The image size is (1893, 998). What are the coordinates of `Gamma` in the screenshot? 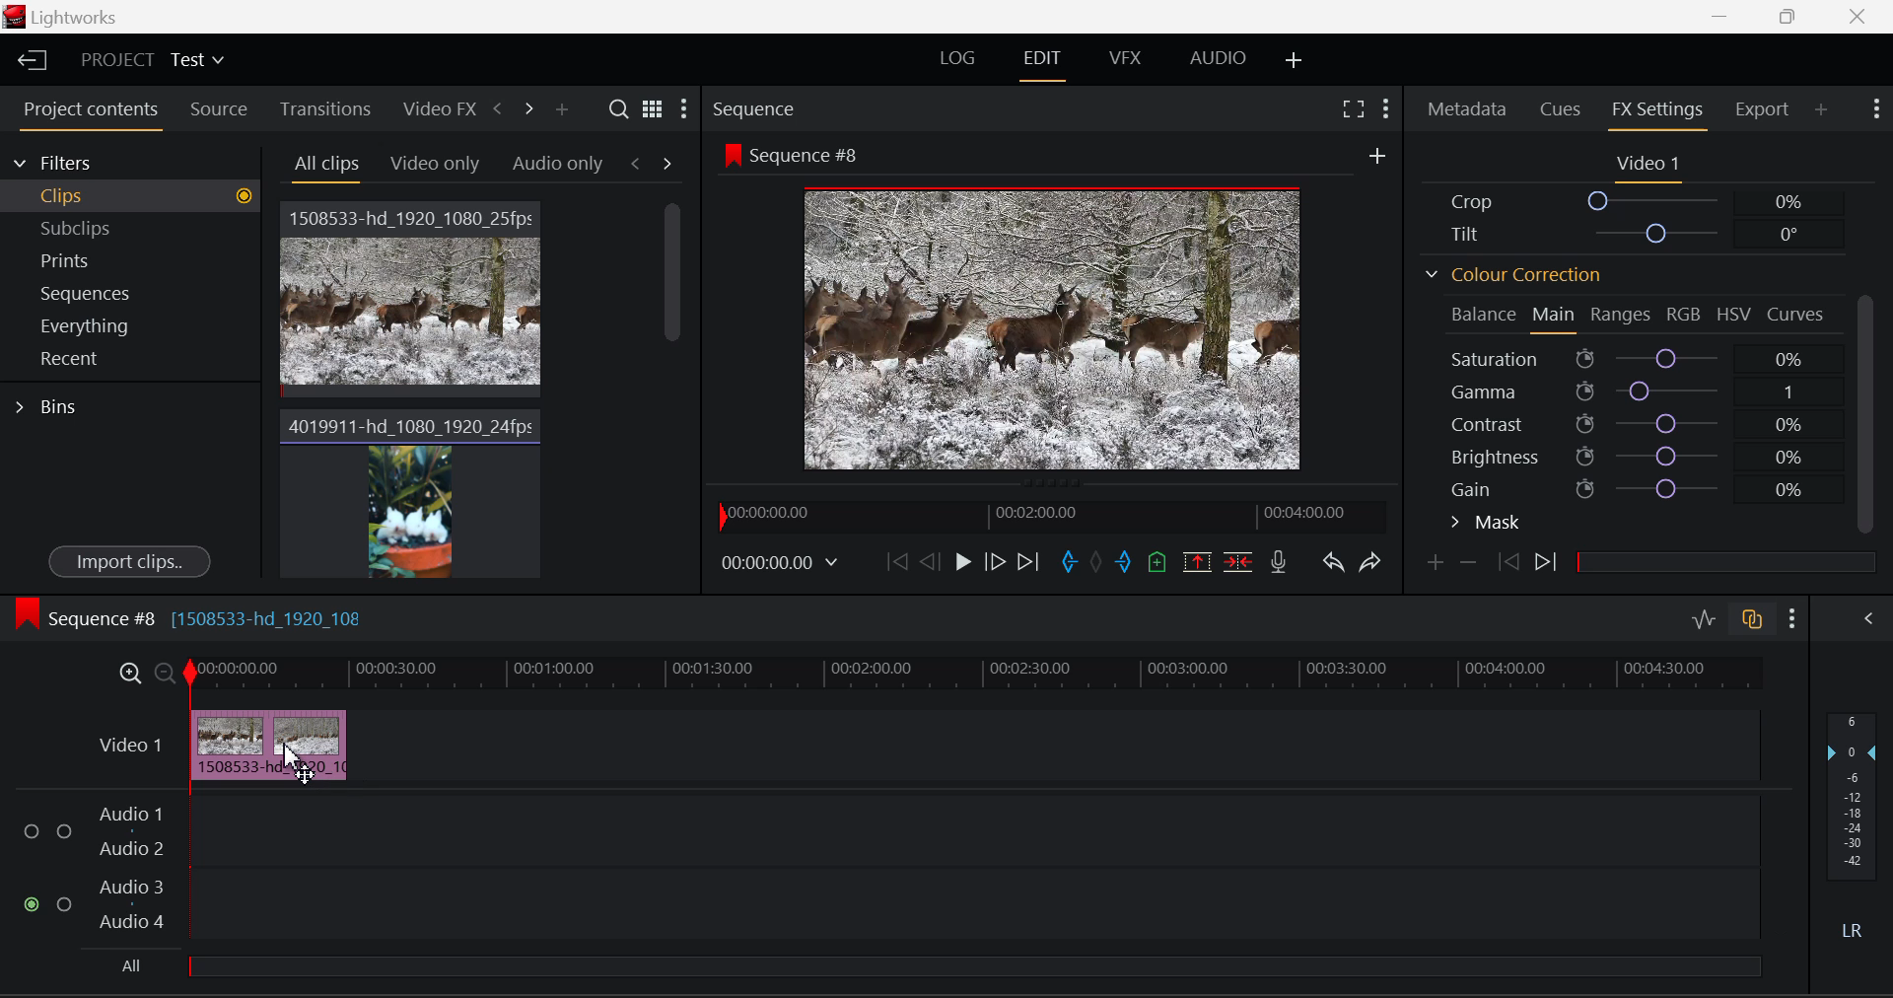 It's located at (1632, 392).